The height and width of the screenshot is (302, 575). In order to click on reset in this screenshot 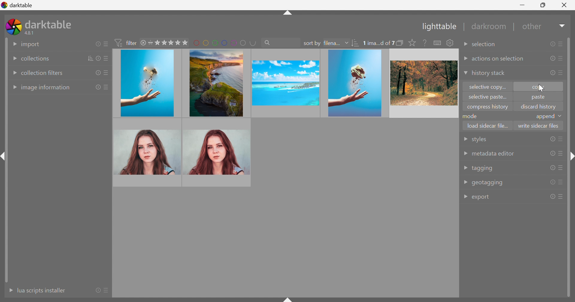, I will do `click(99, 58)`.